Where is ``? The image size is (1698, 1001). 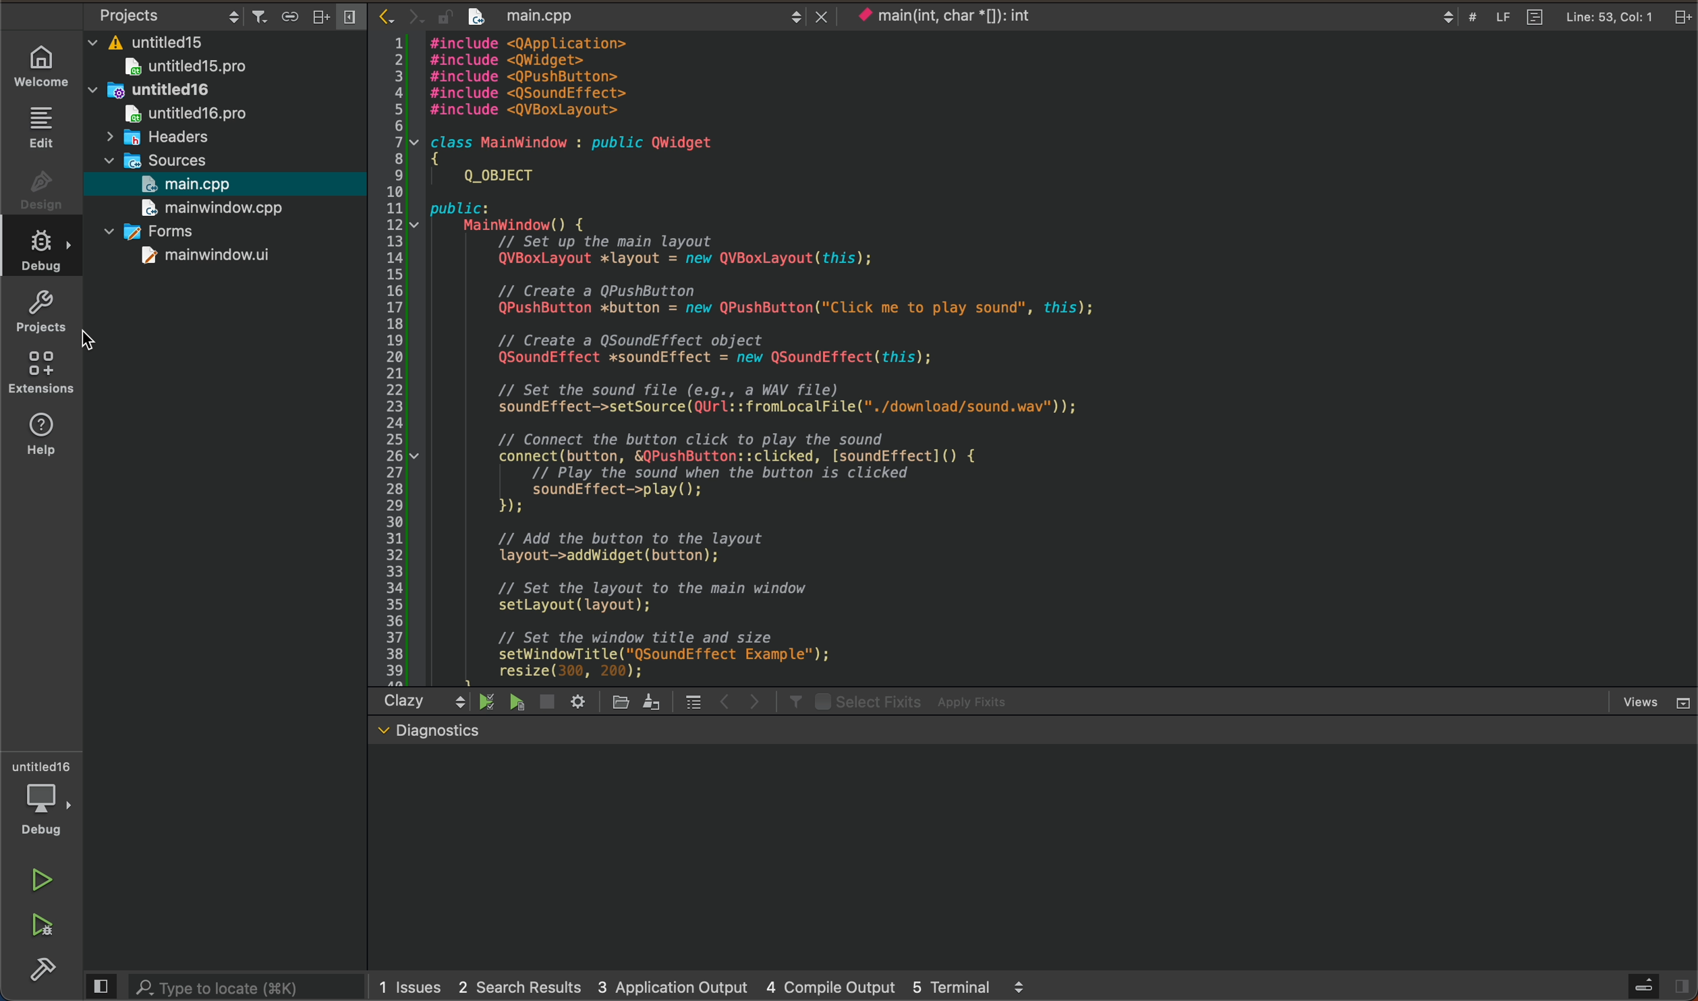  is located at coordinates (185, 183).